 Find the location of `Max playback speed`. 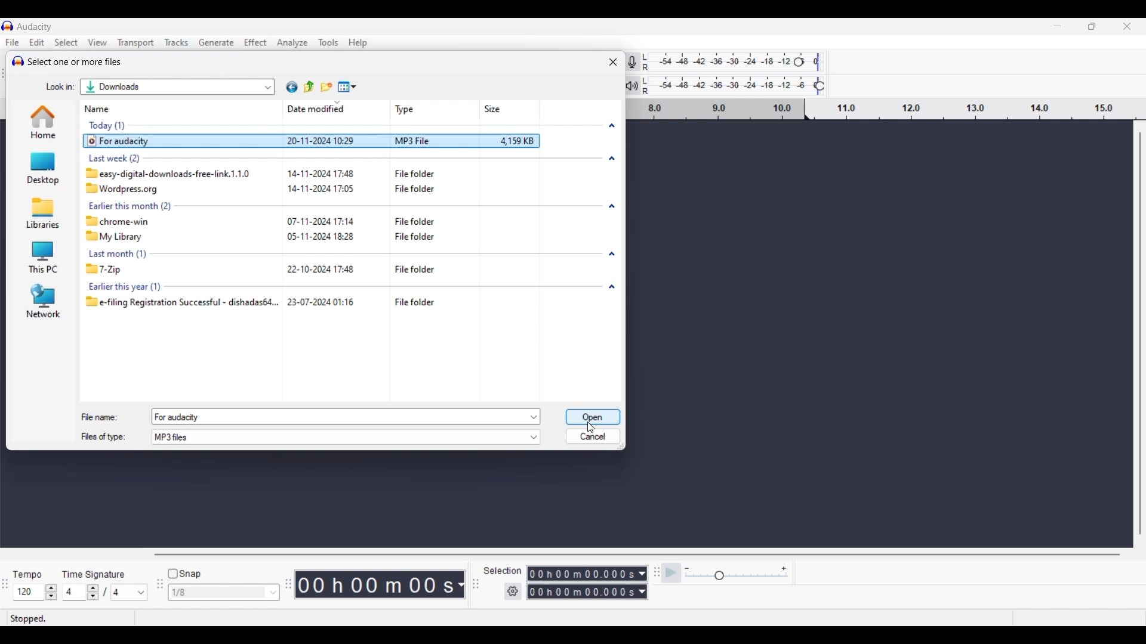

Max playback speed is located at coordinates (784, 569).